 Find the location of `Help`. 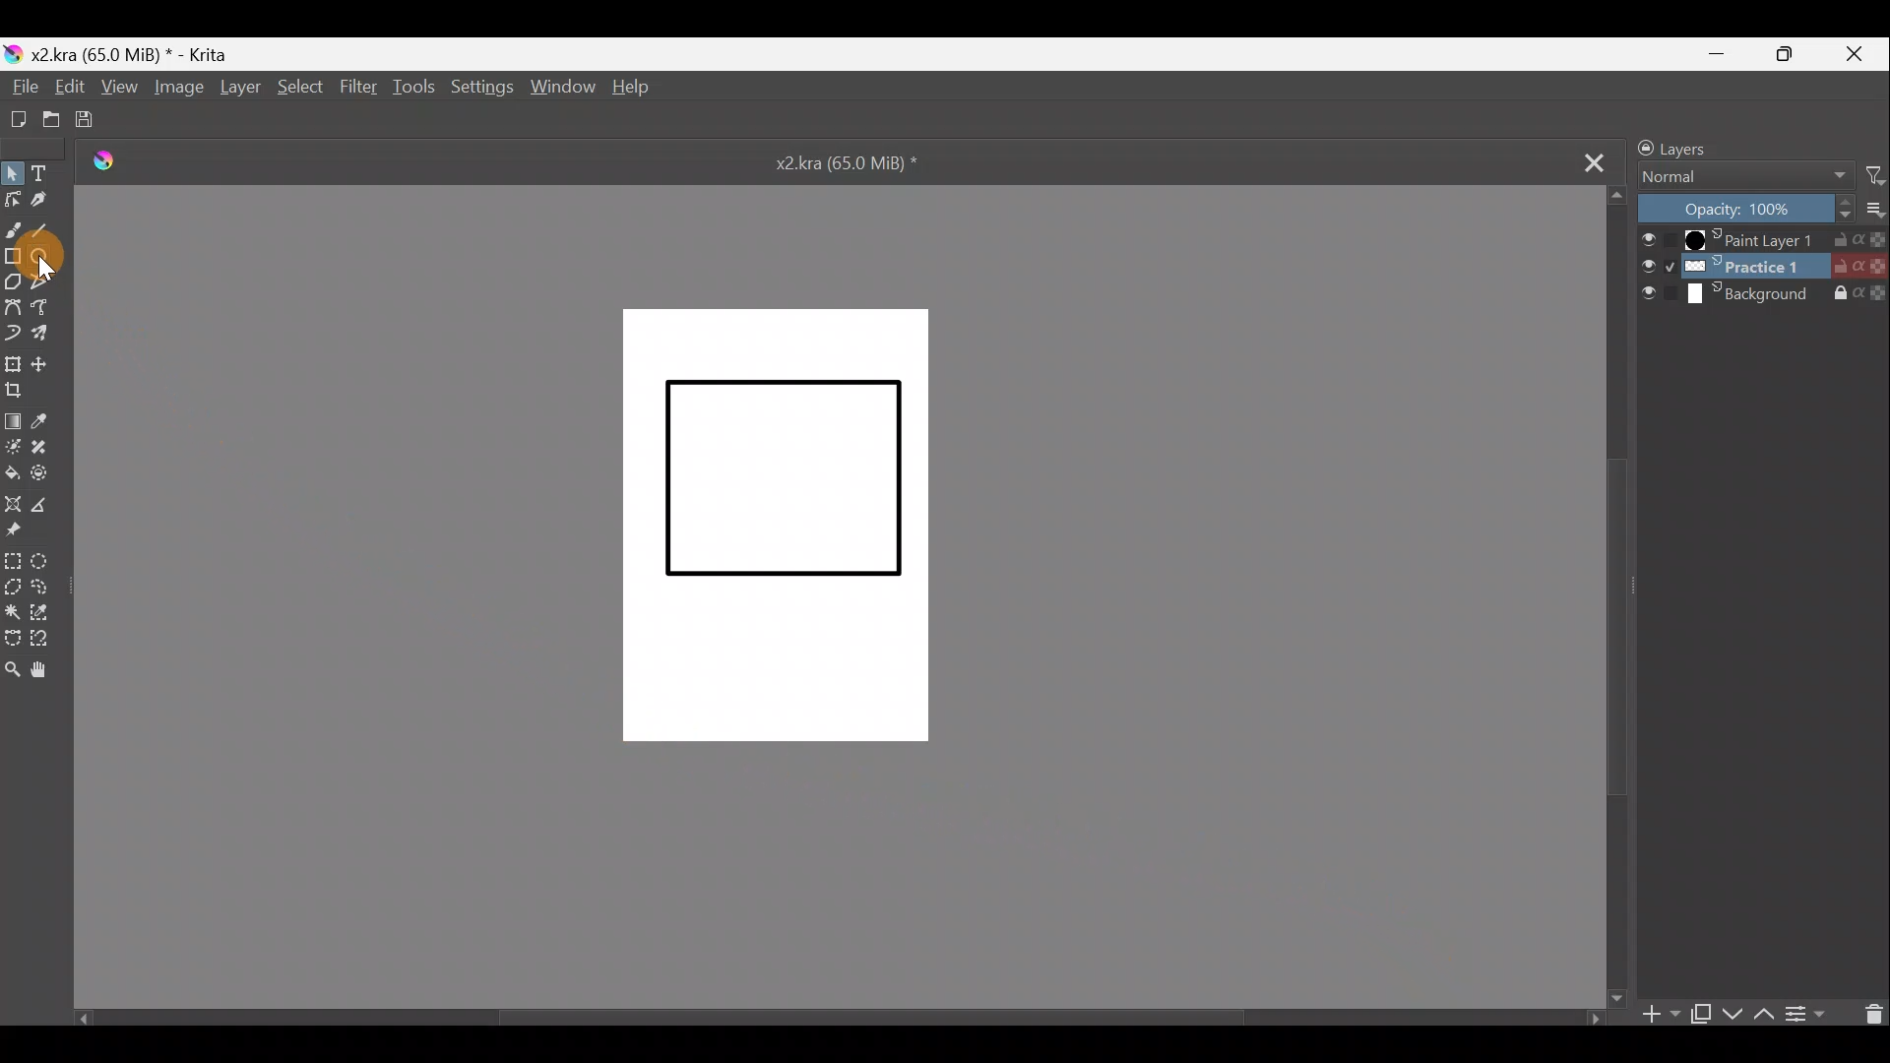

Help is located at coordinates (636, 90).